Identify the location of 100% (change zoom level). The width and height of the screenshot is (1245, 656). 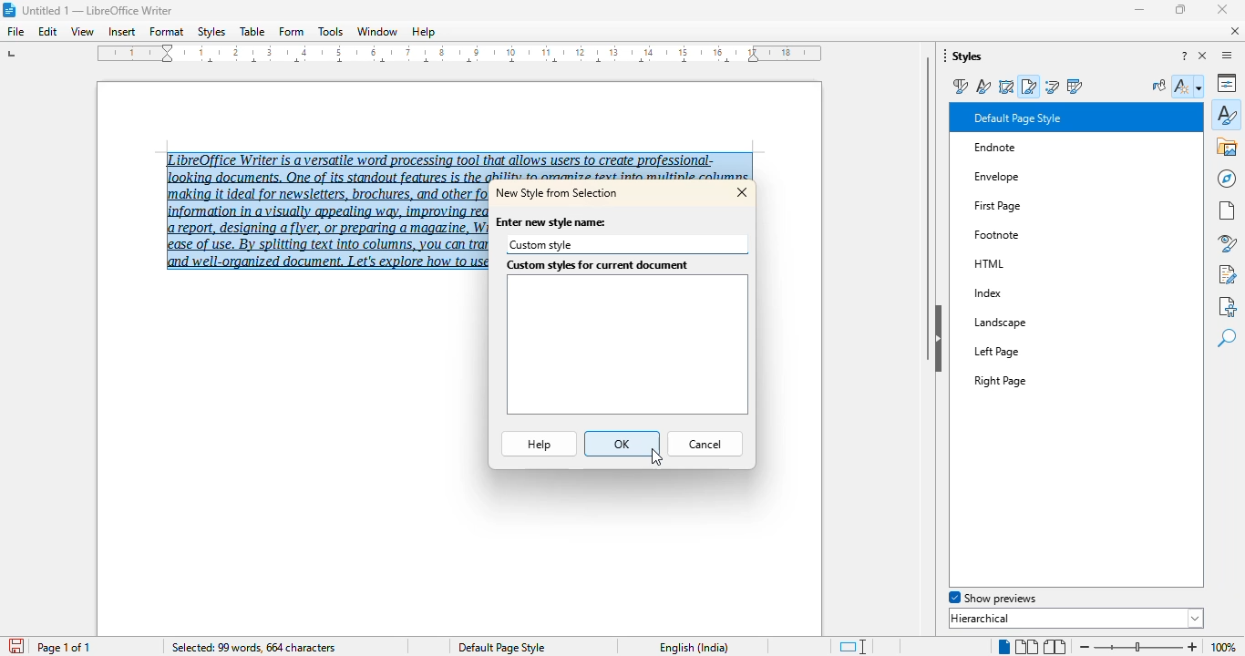
(1226, 648).